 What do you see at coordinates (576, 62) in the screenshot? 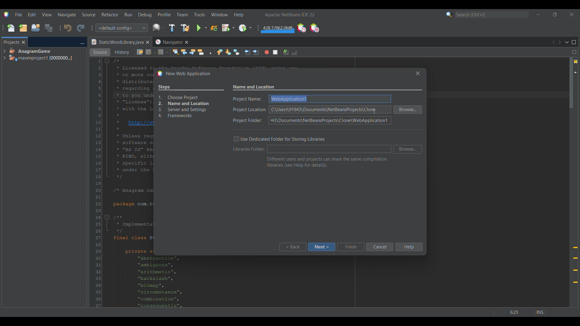
I see `4 warnings` at bounding box center [576, 62].